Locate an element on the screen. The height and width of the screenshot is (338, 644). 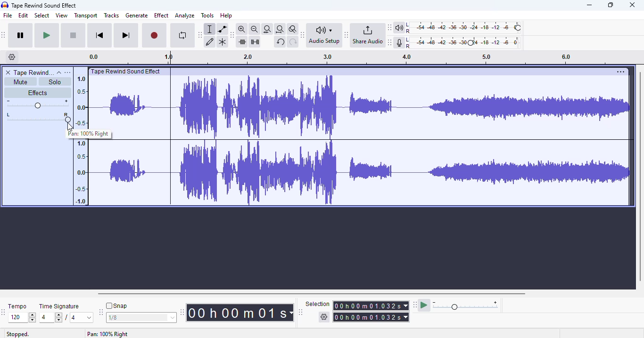
effects is located at coordinates (37, 92).